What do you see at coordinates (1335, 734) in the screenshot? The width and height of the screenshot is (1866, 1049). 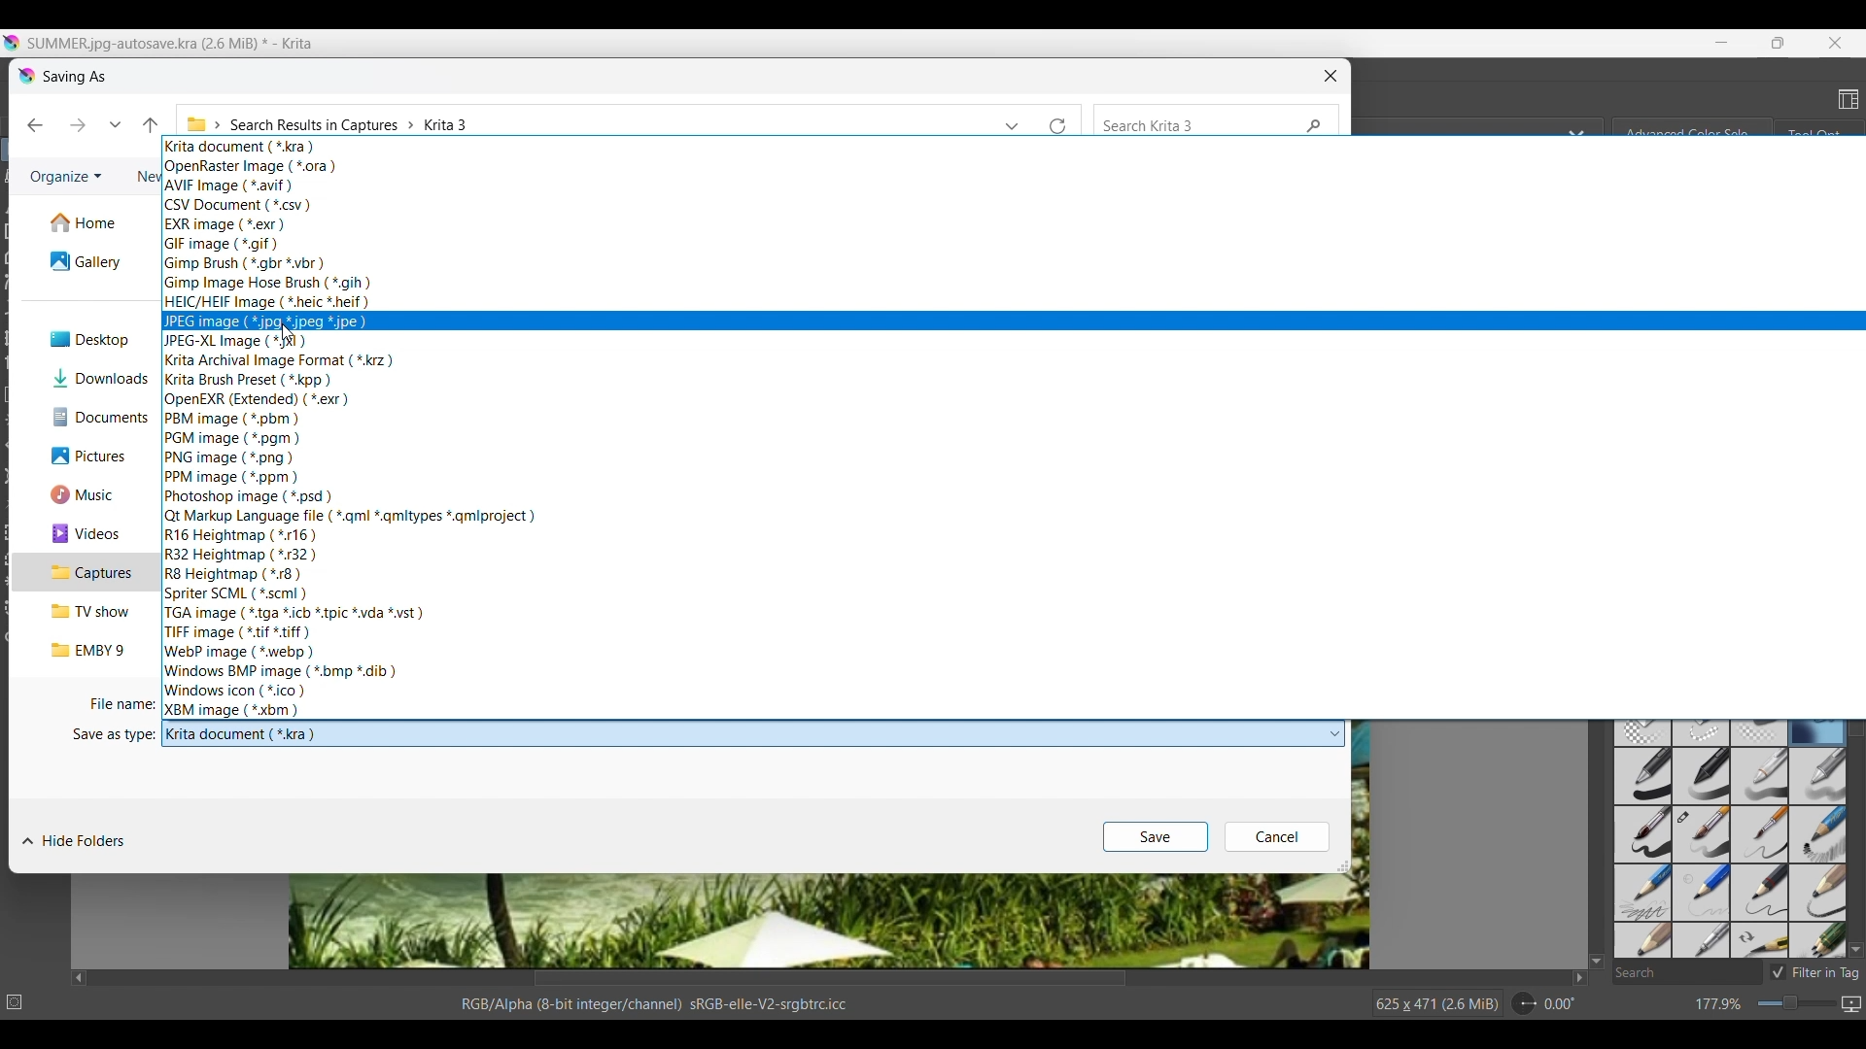 I see `List file format options` at bounding box center [1335, 734].